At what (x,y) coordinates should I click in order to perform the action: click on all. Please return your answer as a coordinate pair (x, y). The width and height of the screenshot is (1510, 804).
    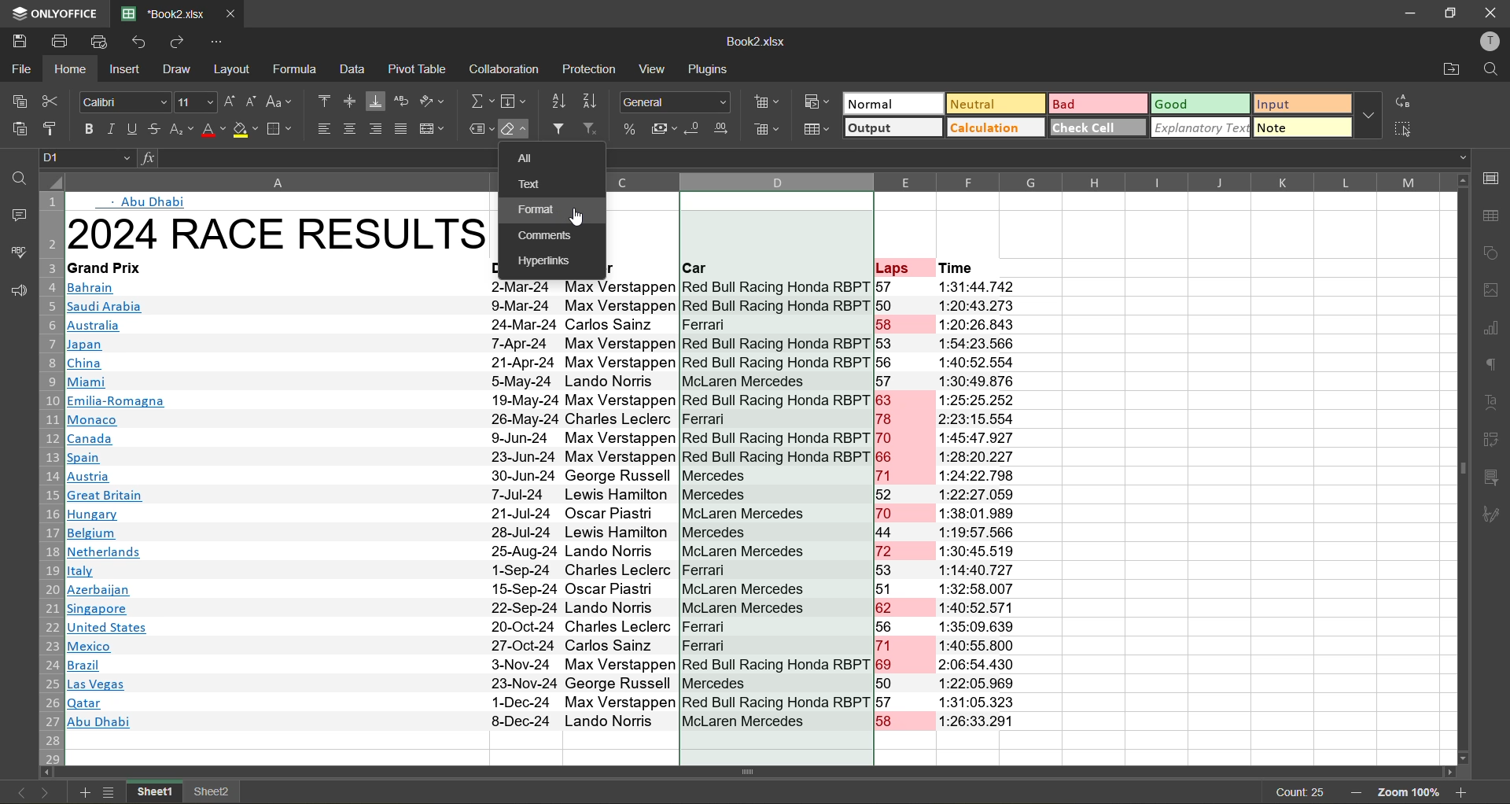
    Looking at the image, I should click on (532, 158).